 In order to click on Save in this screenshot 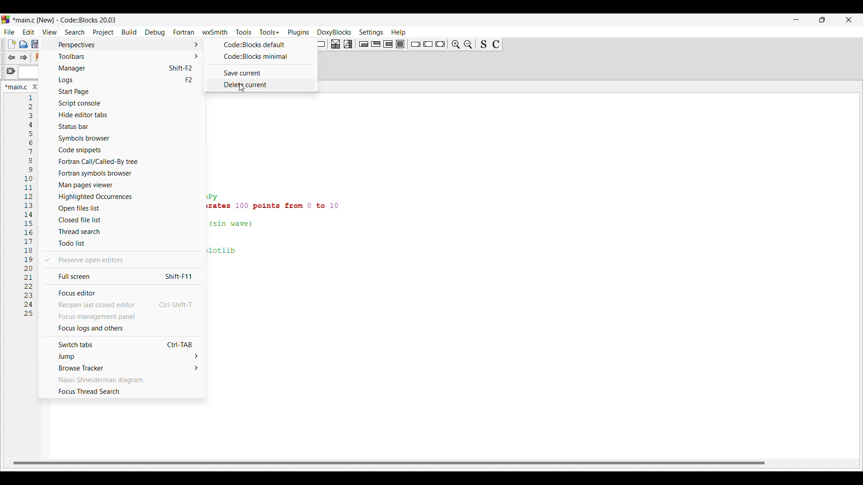, I will do `click(36, 44)`.